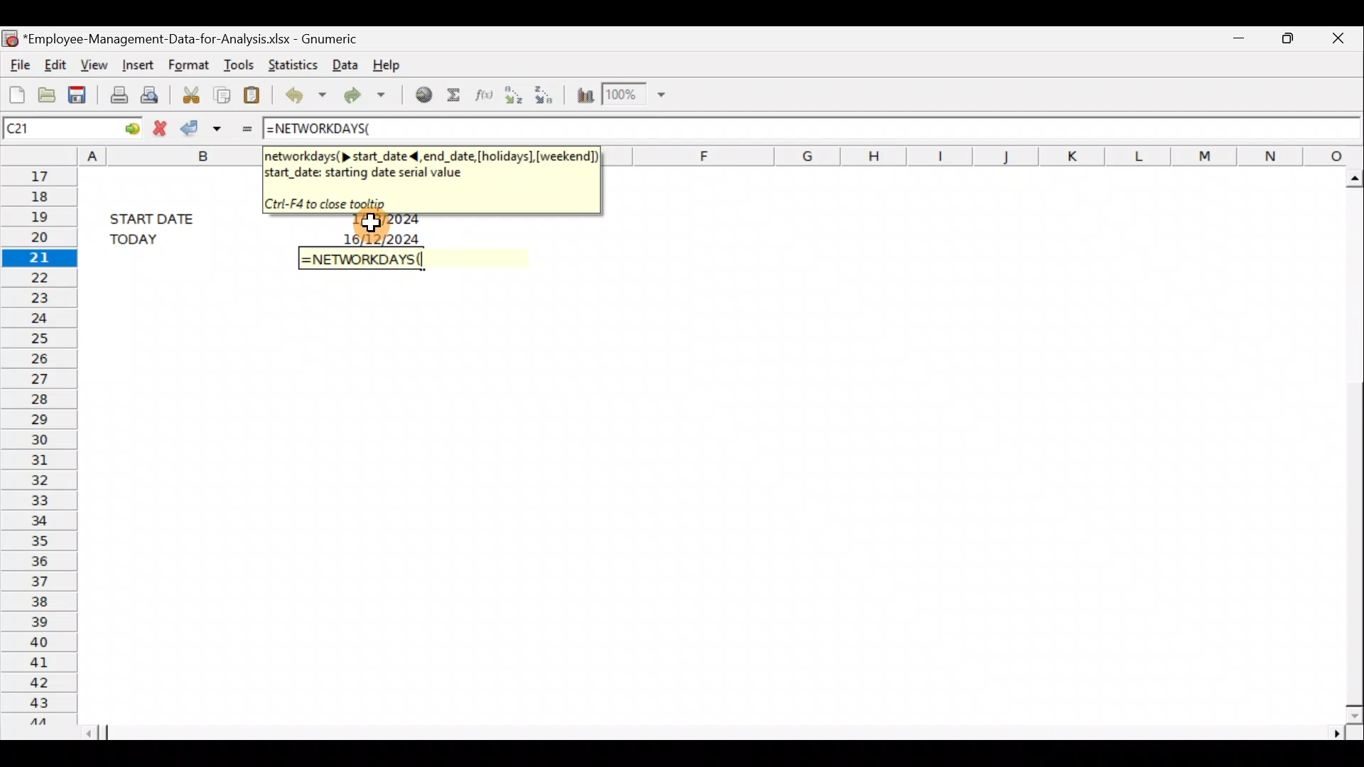 This screenshot has width=1364, height=767. I want to click on 1/12/2024, so click(386, 222).